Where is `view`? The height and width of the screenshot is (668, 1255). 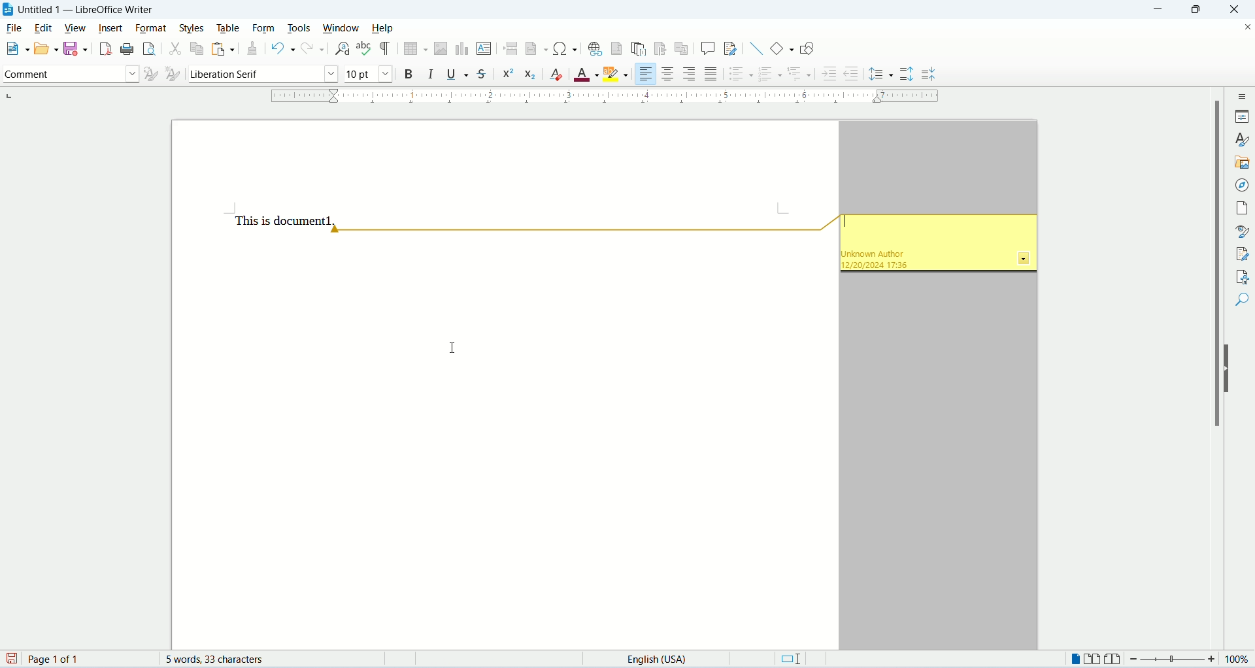
view is located at coordinates (75, 28).